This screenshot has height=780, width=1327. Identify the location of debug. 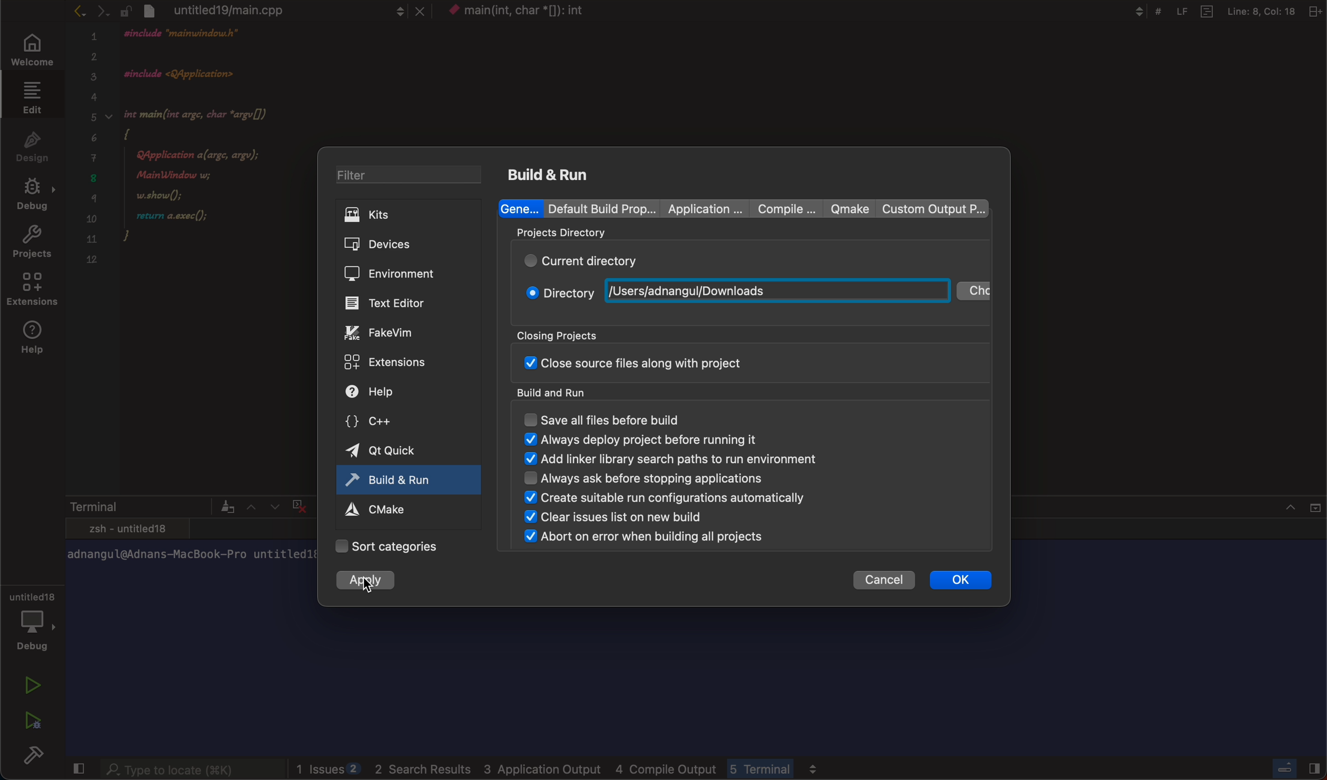
(34, 193).